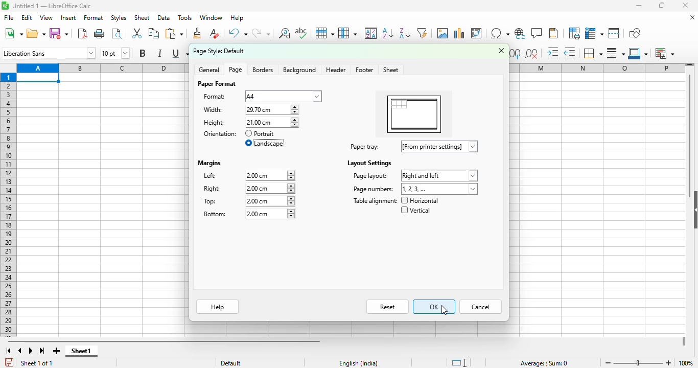  What do you see at coordinates (143, 53) in the screenshot?
I see `bold` at bounding box center [143, 53].